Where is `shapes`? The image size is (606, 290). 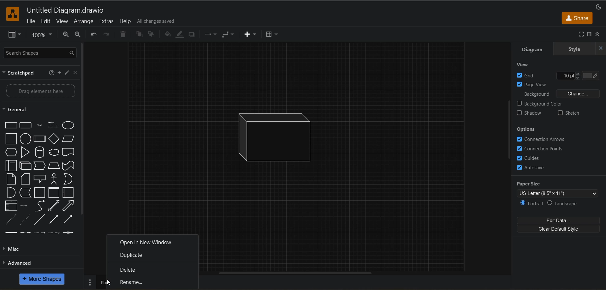 shapes is located at coordinates (39, 178).